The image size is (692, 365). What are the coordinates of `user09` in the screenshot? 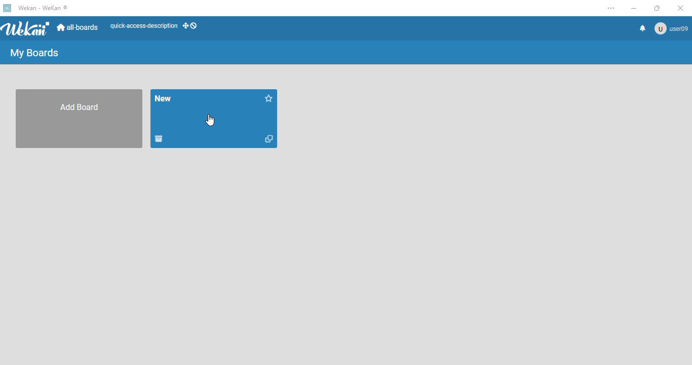 It's located at (671, 28).